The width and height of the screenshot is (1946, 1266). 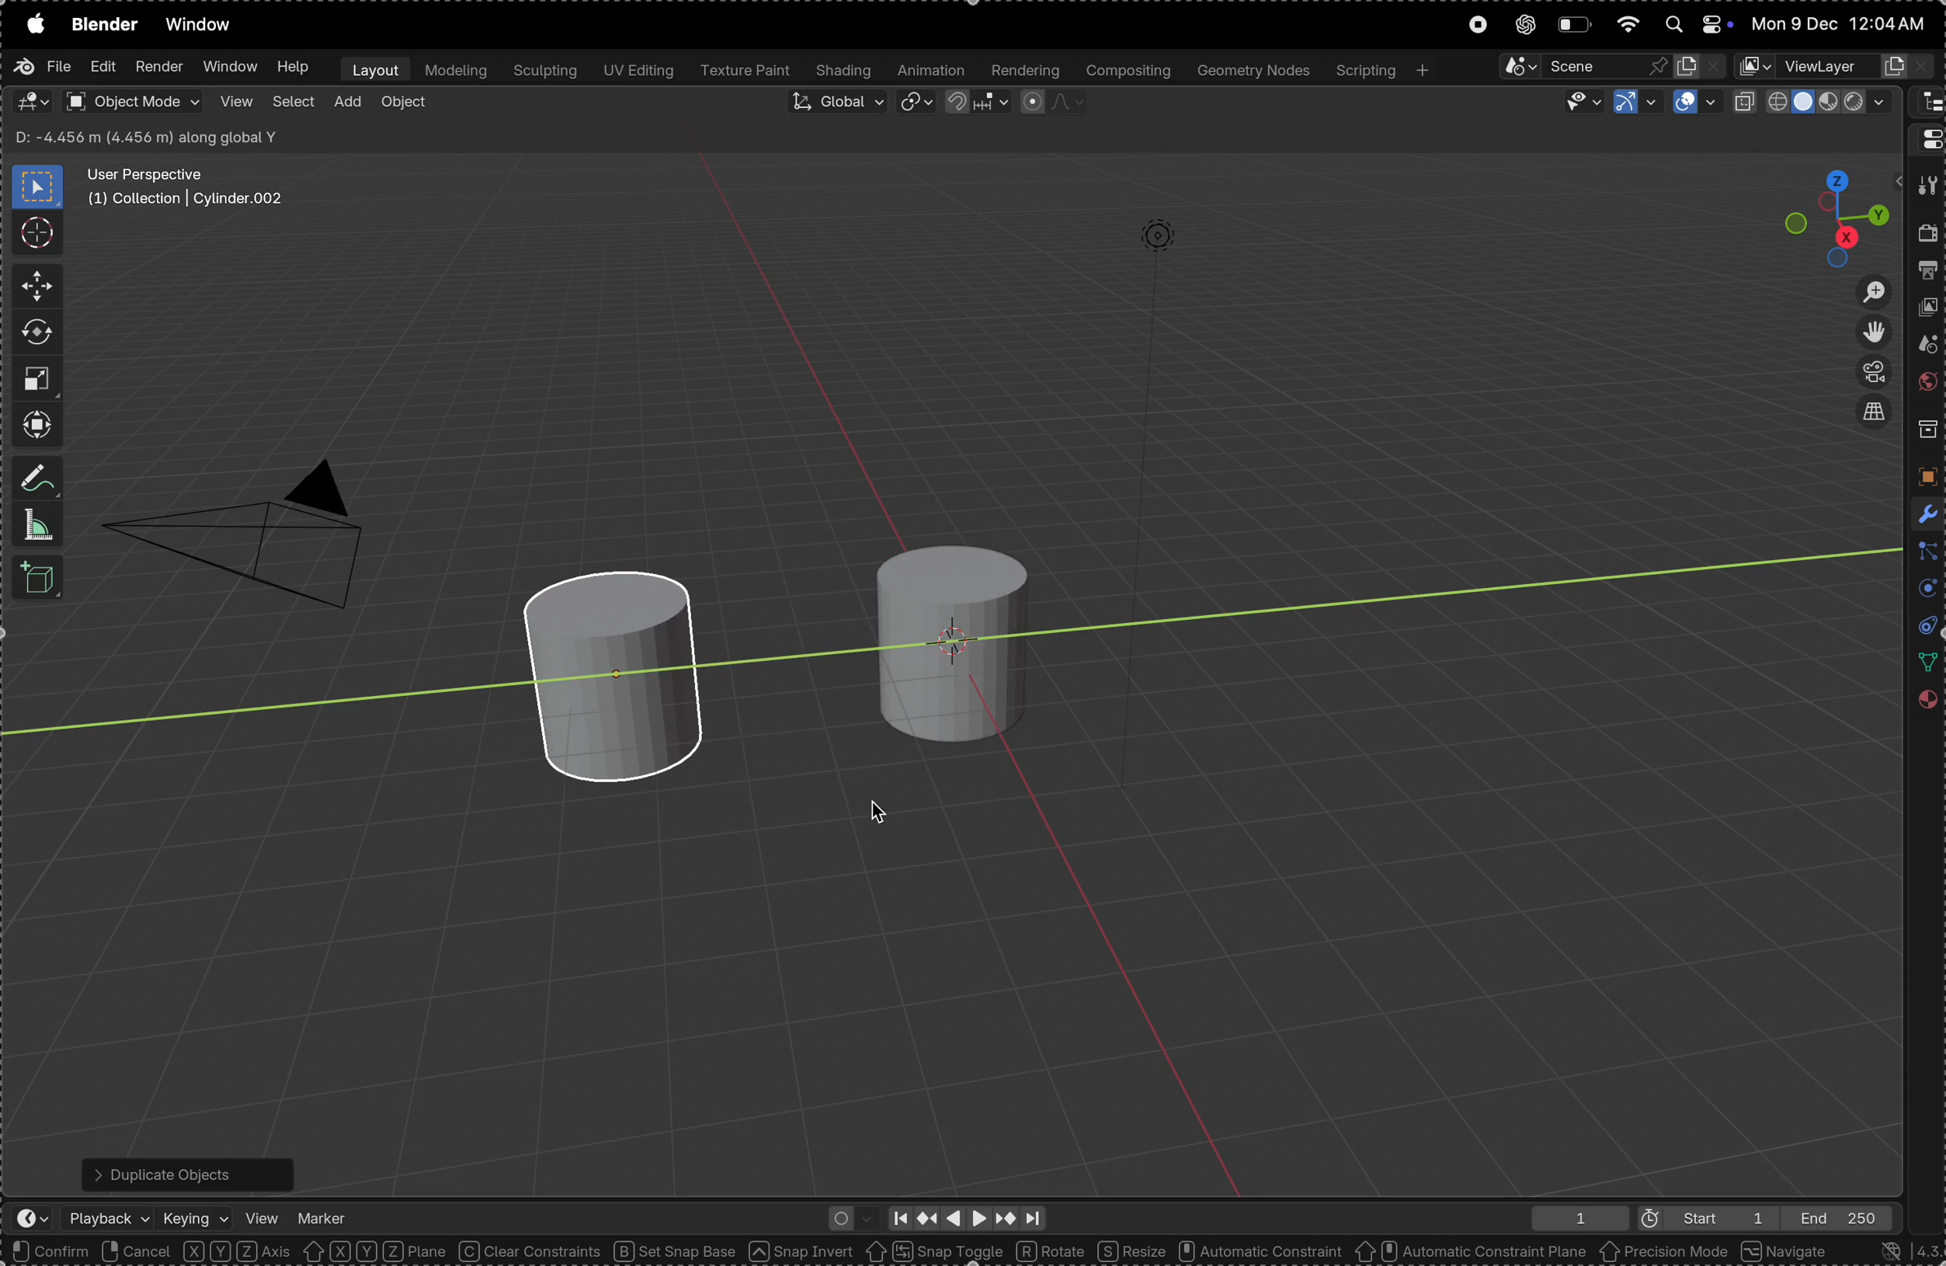 I want to click on version, so click(x=1899, y=1250).